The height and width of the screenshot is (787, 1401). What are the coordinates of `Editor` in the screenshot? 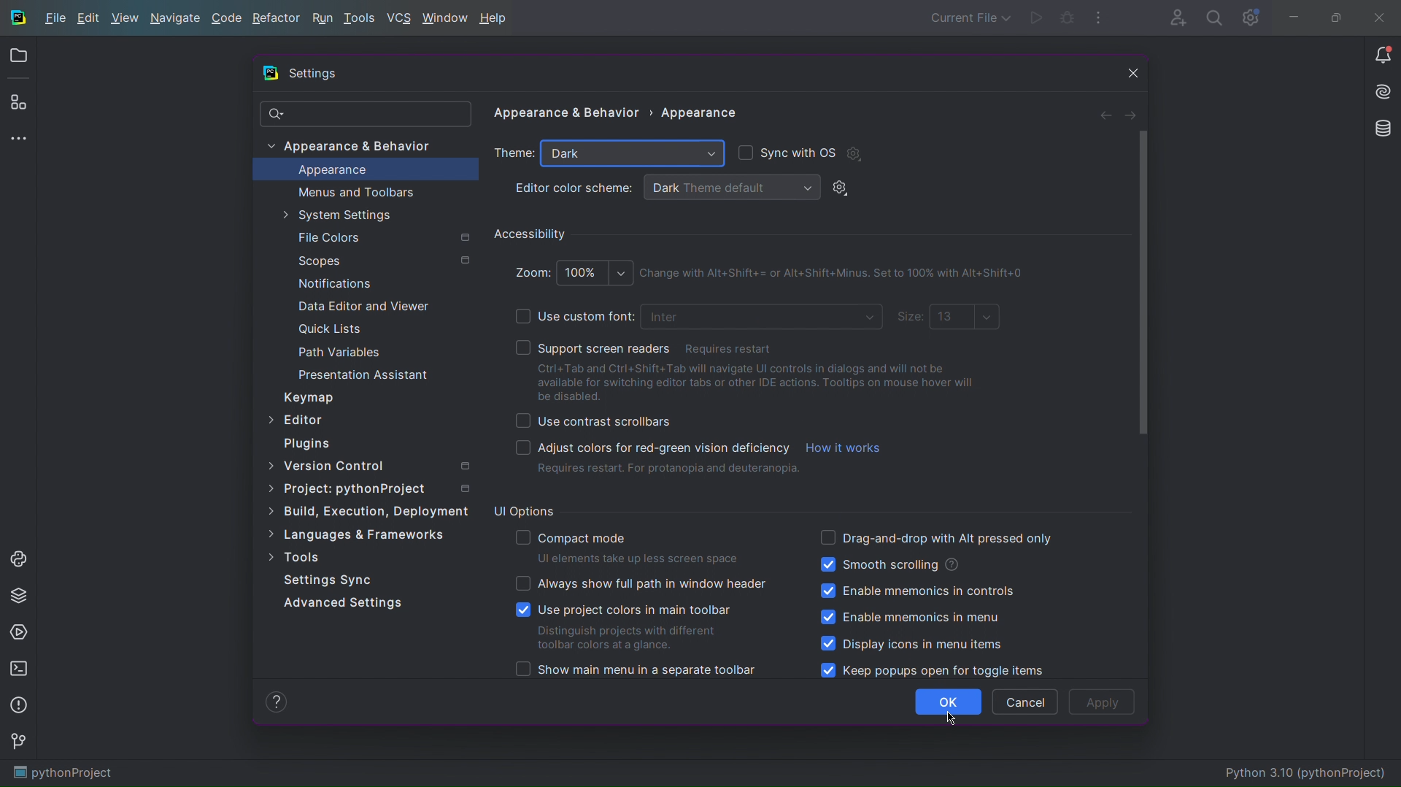 It's located at (296, 418).